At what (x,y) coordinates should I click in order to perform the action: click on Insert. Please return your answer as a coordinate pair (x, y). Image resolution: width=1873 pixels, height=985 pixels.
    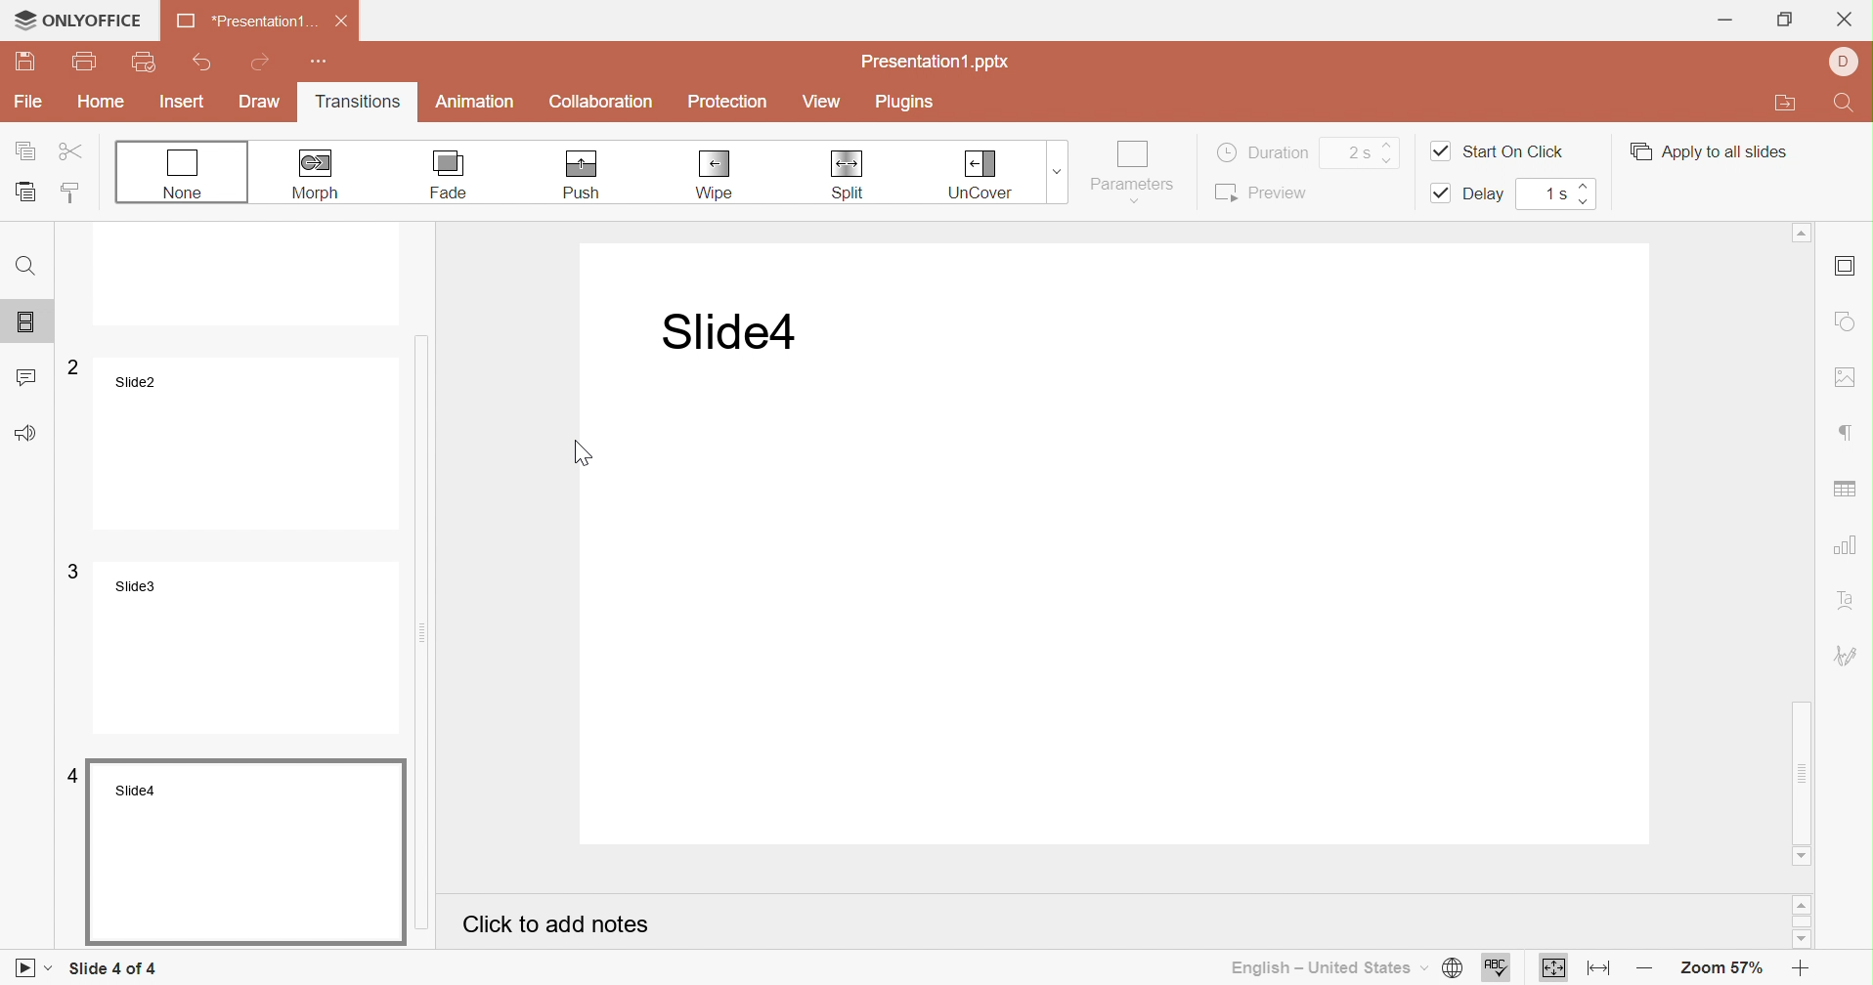
    Looking at the image, I should click on (183, 103).